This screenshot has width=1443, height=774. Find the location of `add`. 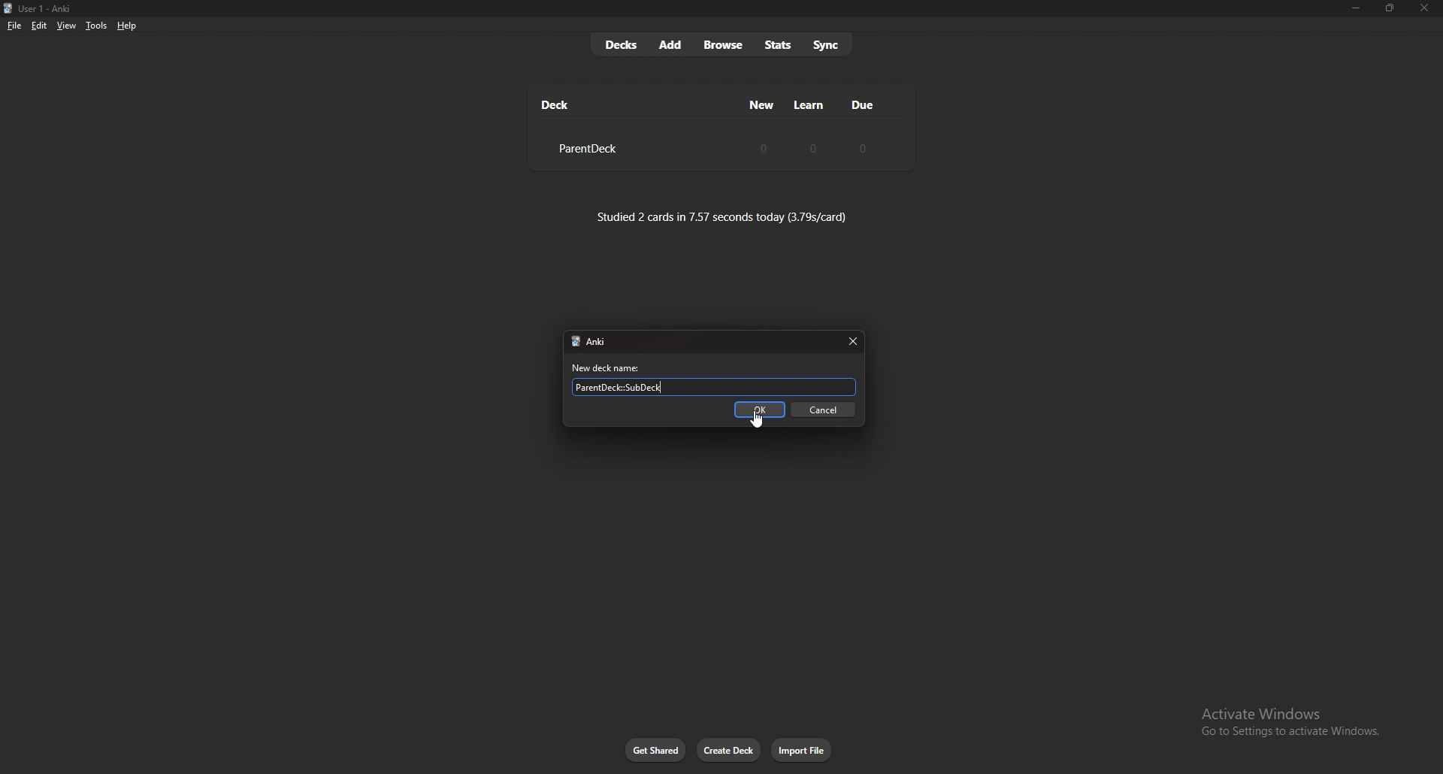

add is located at coordinates (671, 44).